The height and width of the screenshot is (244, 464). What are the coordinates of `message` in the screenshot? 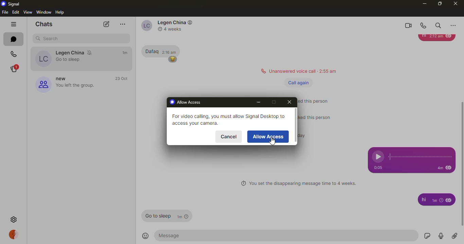 It's located at (180, 235).